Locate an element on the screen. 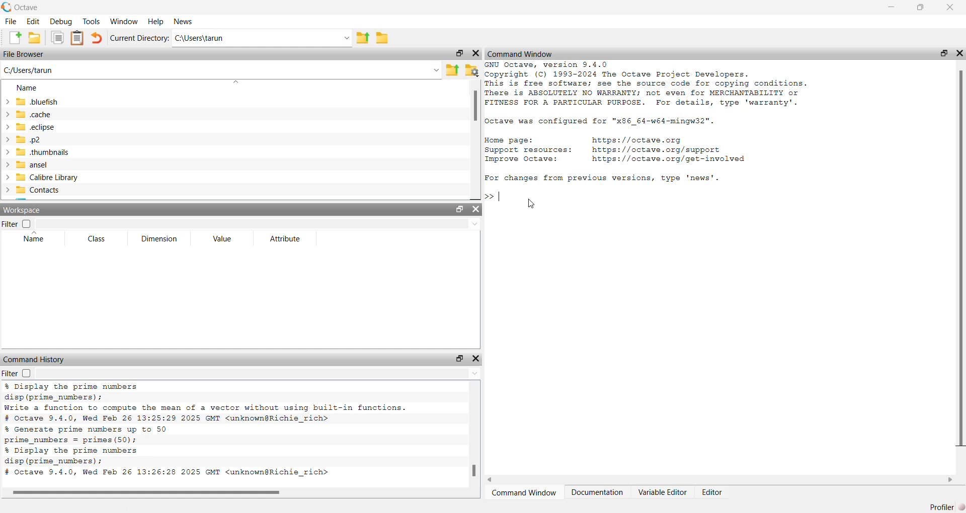 The image size is (966, 513). .cache is located at coordinates (33, 115).